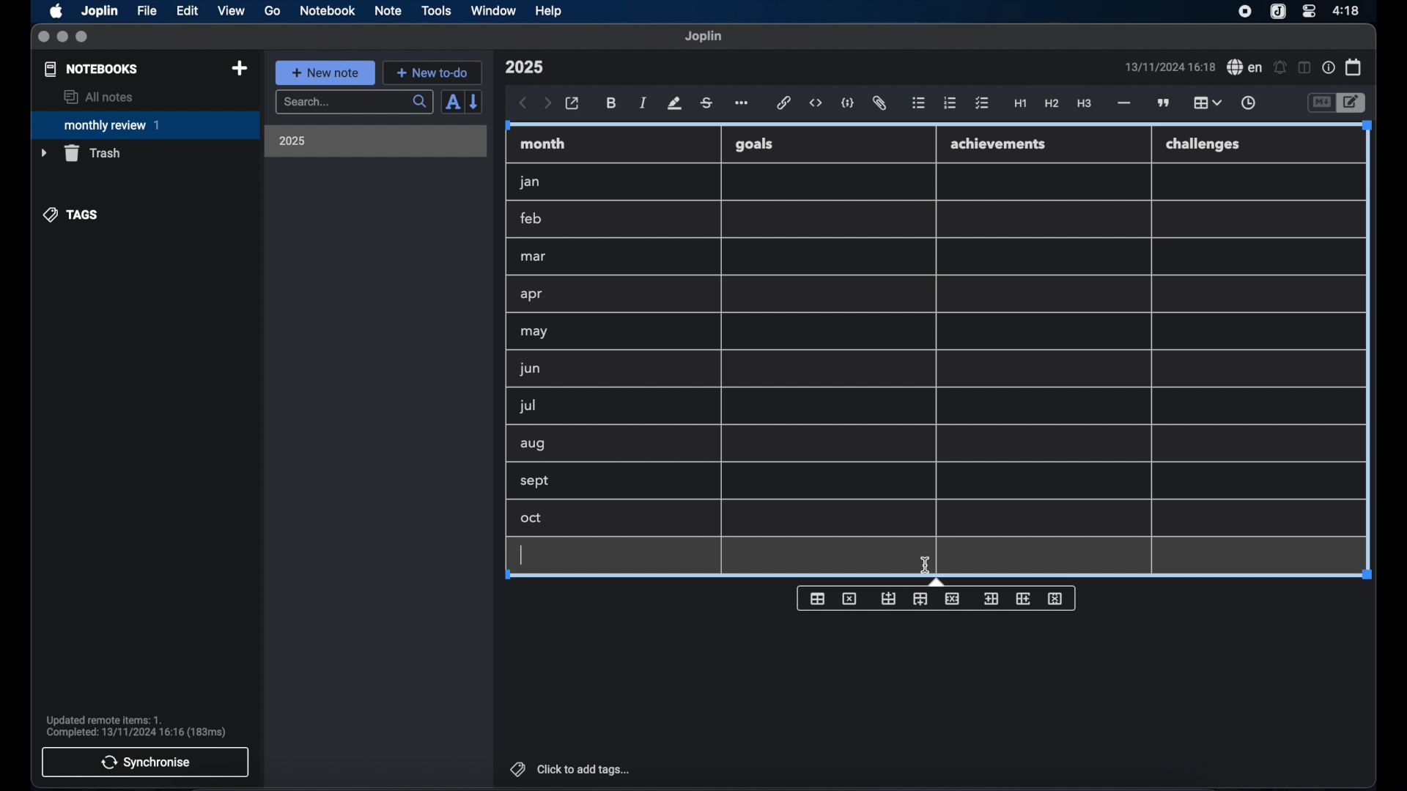 The width and height of the screenshot is (1407, 791). I want to click on insert row before, so click(889, 598).